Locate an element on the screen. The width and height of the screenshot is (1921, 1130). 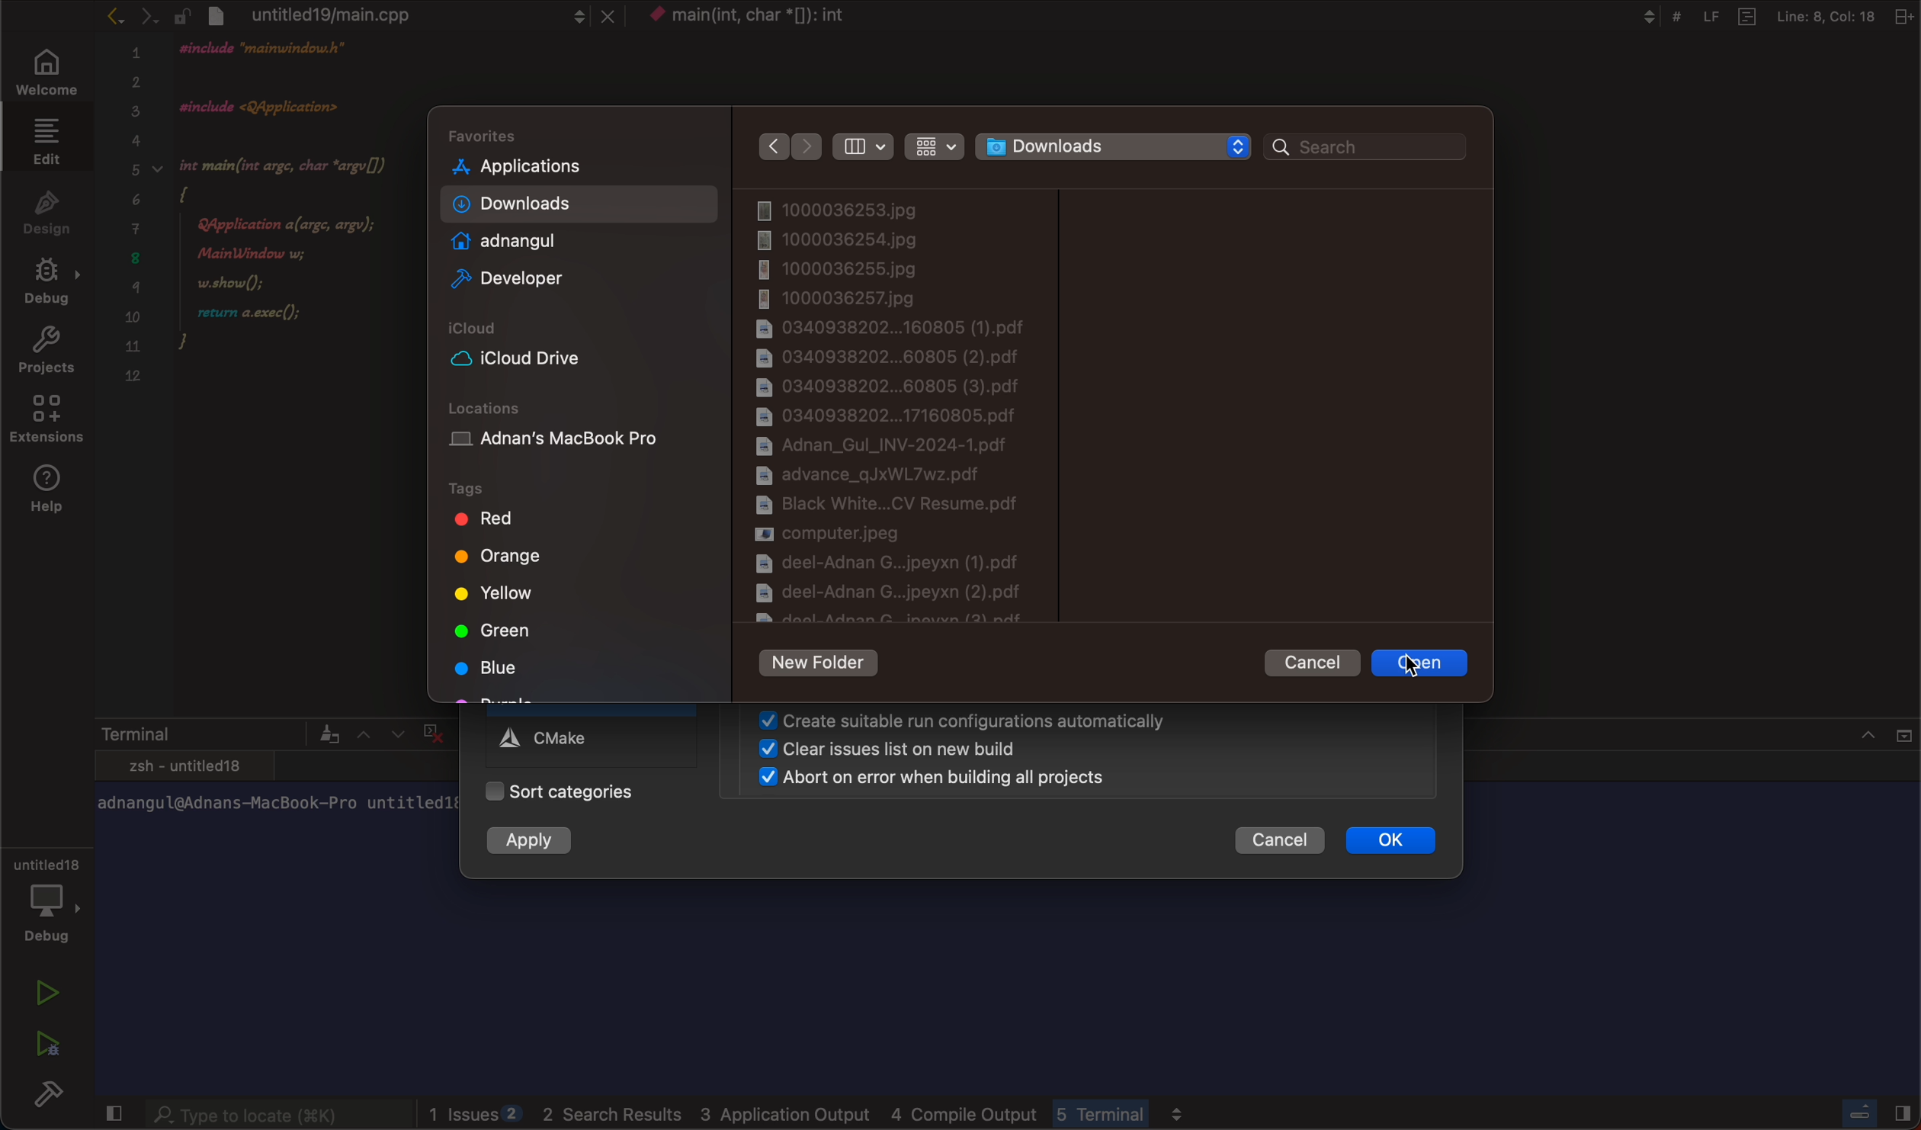
cancel is located at coordinates (1281, 839).